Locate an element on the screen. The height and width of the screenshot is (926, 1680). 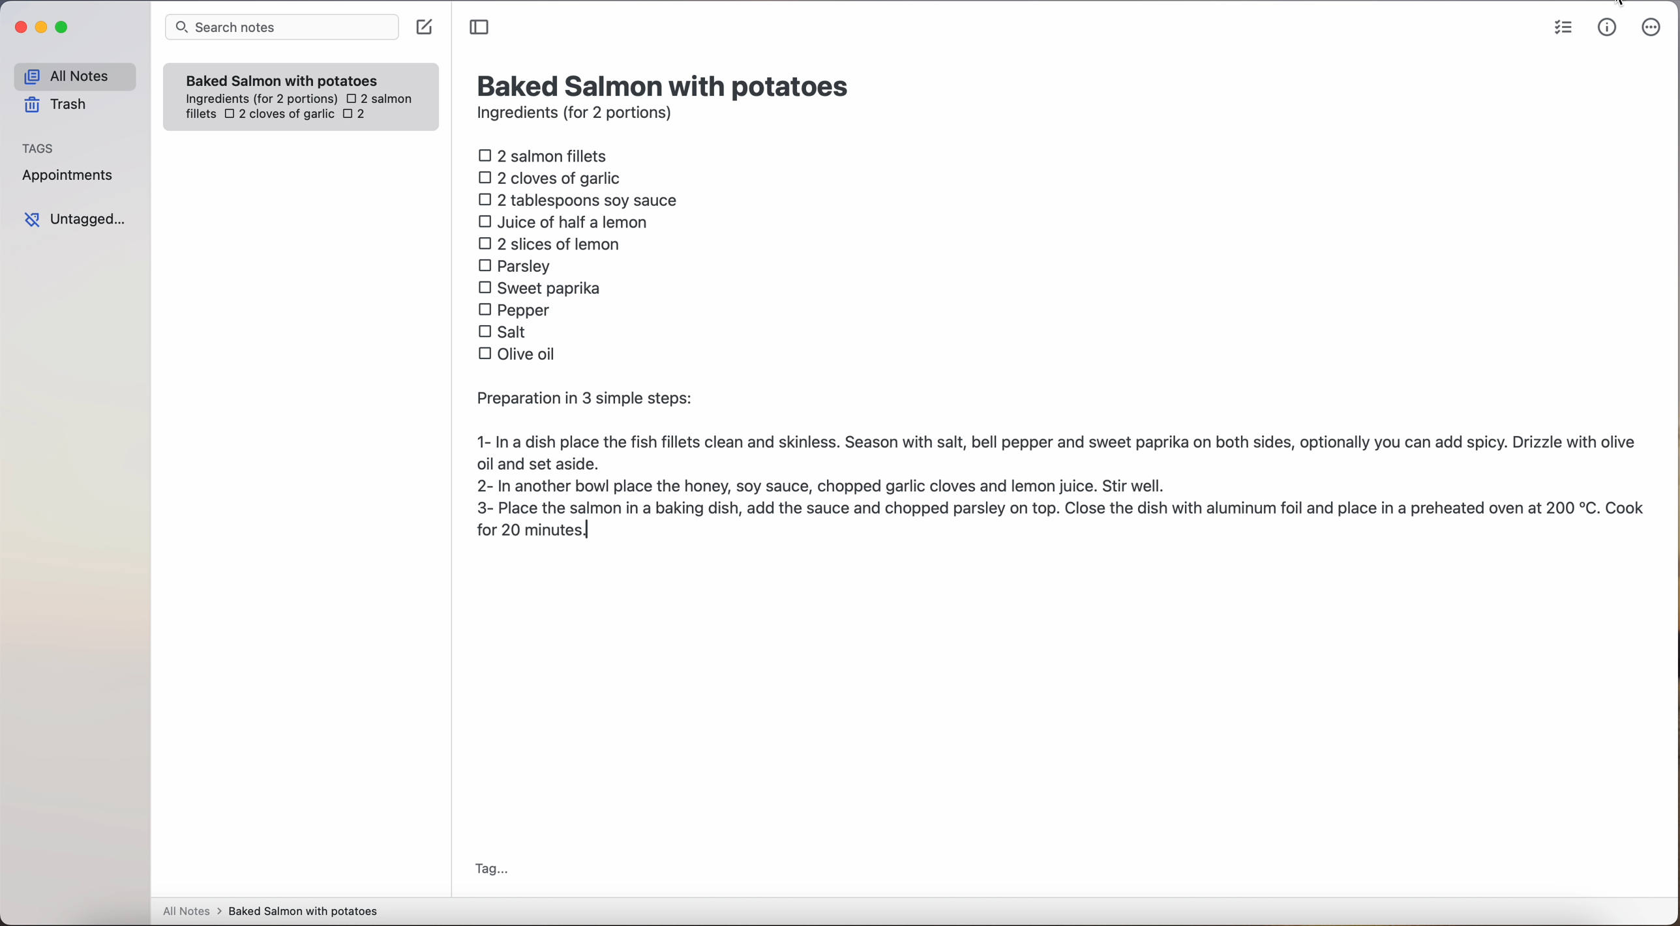
search bar is located at coordinates (280, 29).